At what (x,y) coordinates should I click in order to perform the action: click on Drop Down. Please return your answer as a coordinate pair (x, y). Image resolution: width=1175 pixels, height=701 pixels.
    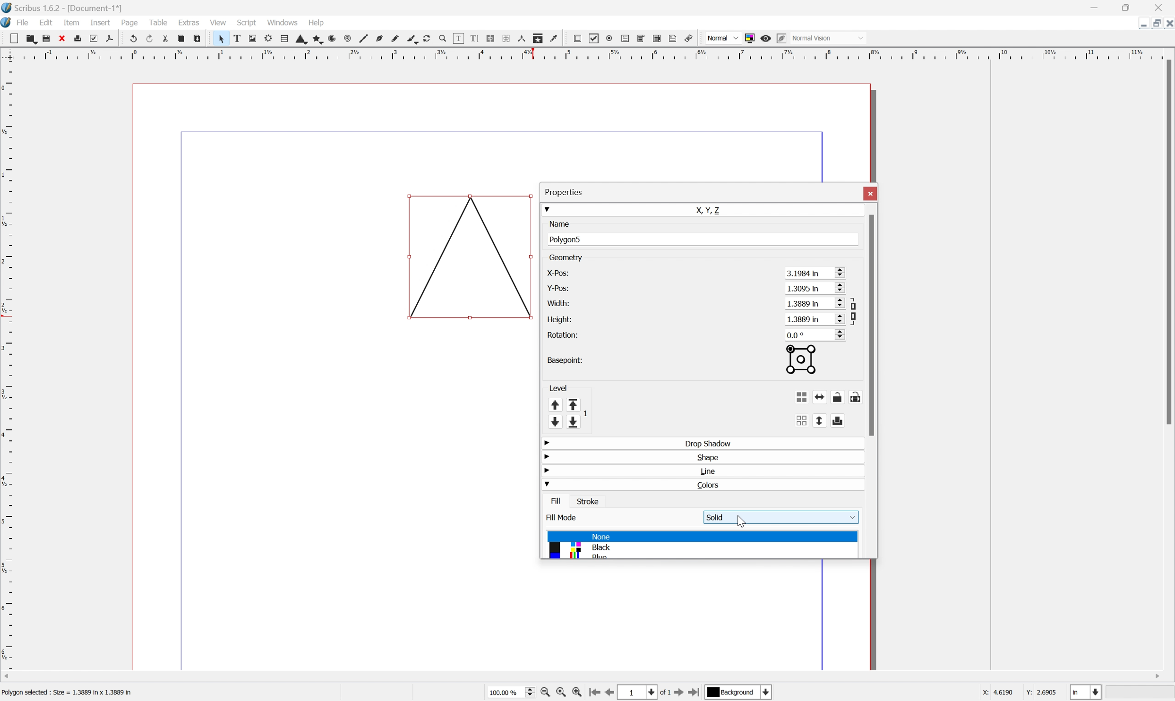
    Looking at the image, I should click on (547, 498).